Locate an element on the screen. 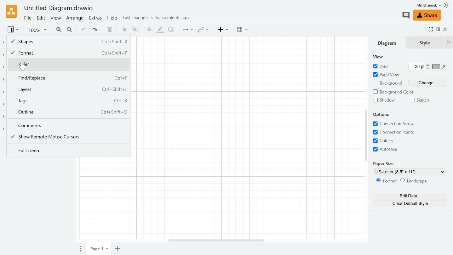 The height and width of the screenshot is (255, 453). Outline is located at coordinates (65, 112).